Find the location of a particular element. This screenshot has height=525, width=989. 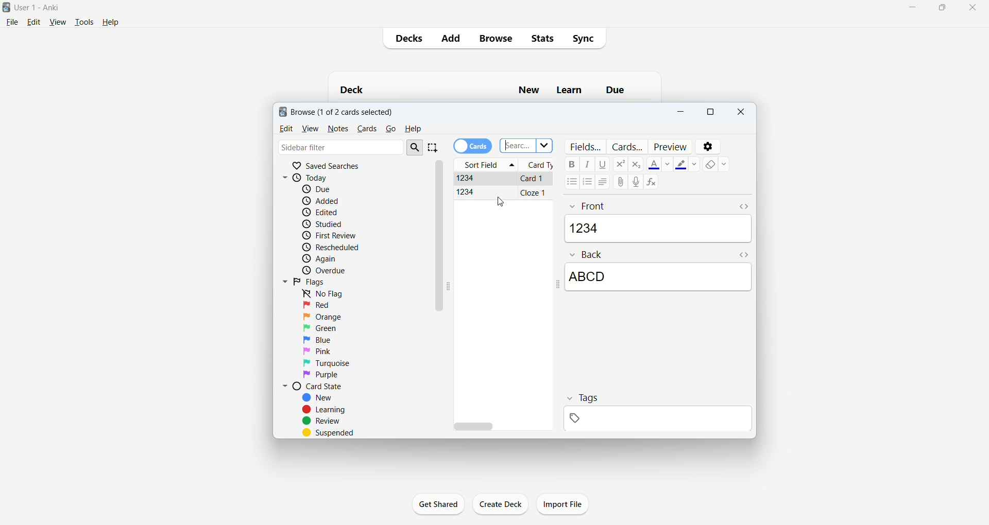

tools is located at coordinates (85, 25).